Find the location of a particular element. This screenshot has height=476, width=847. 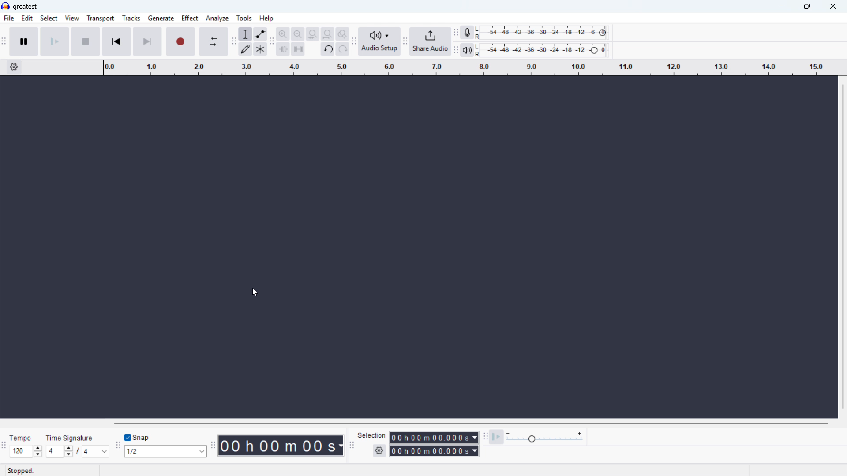

playback metre toolbar is located at coordinates (456, 51).